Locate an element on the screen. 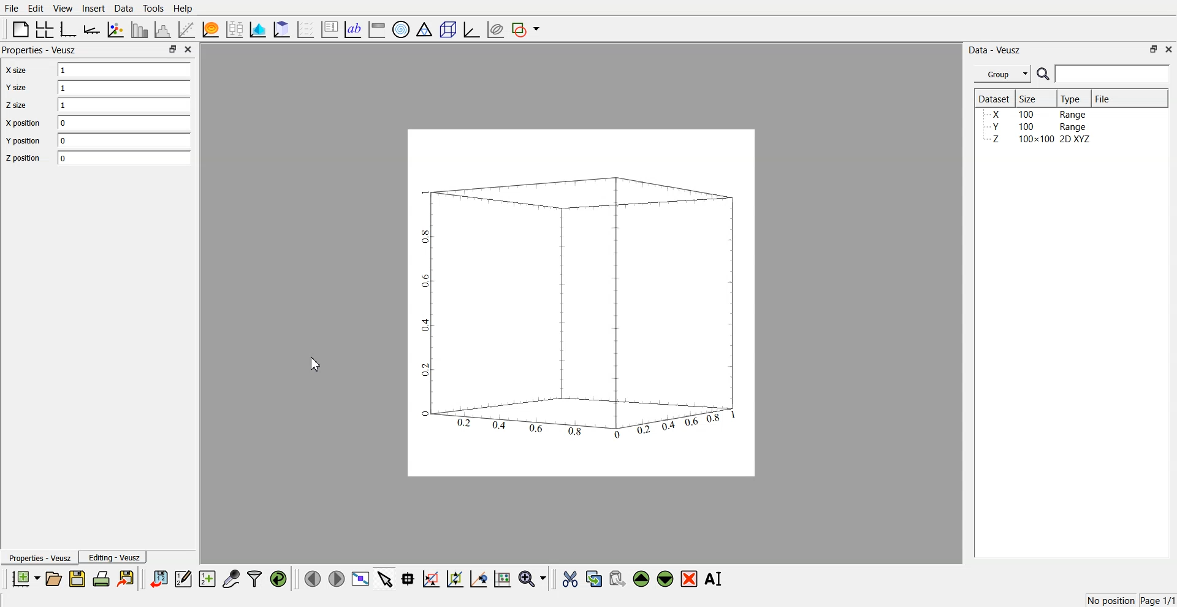 The width and height of the screenshot is (1177, 607). Z 100x100 2D XYZ is located at coordinates (1039, 139).